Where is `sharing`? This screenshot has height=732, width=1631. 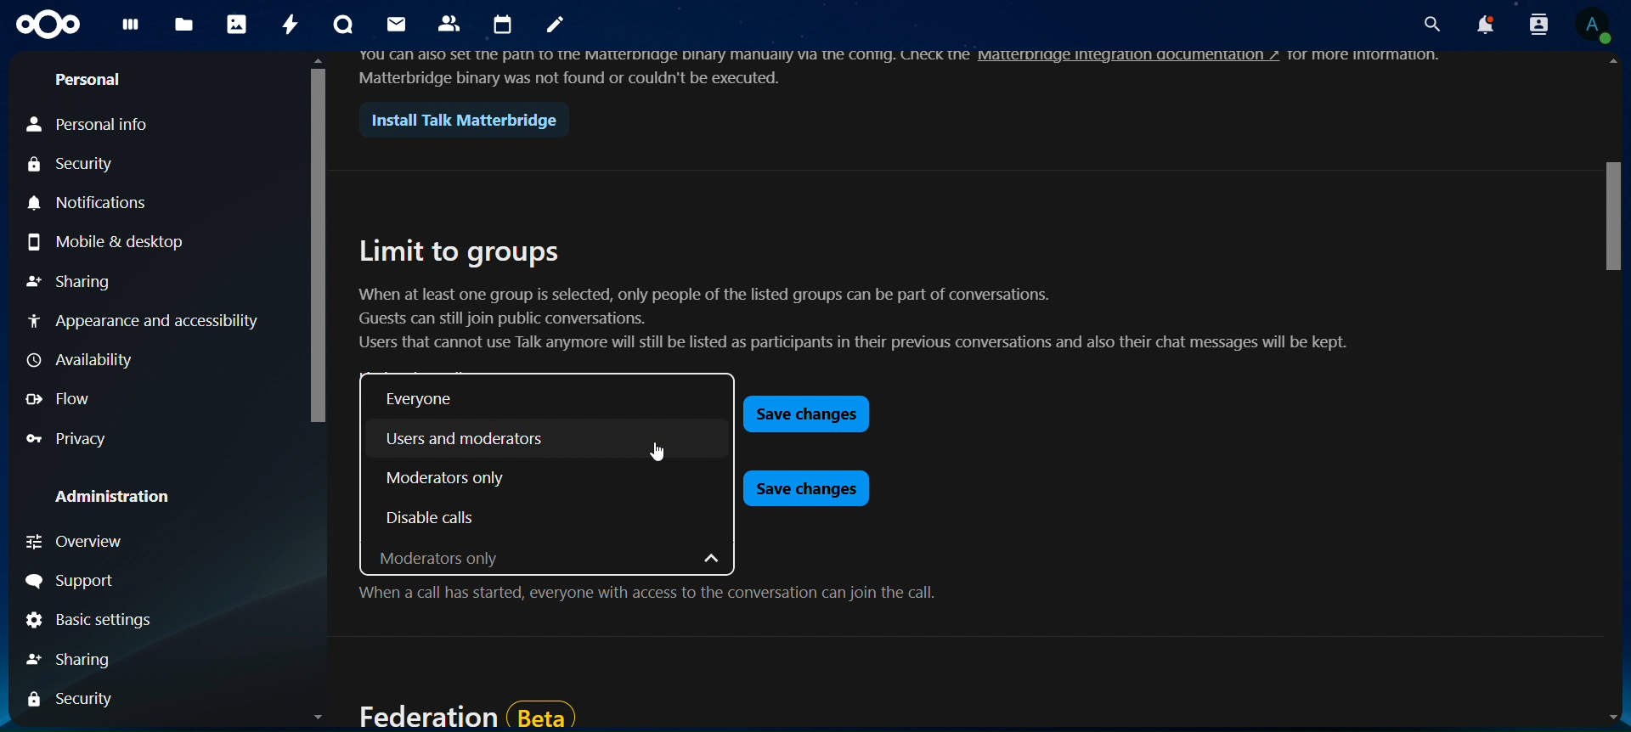 sharing is located at coordinates (69, 282).